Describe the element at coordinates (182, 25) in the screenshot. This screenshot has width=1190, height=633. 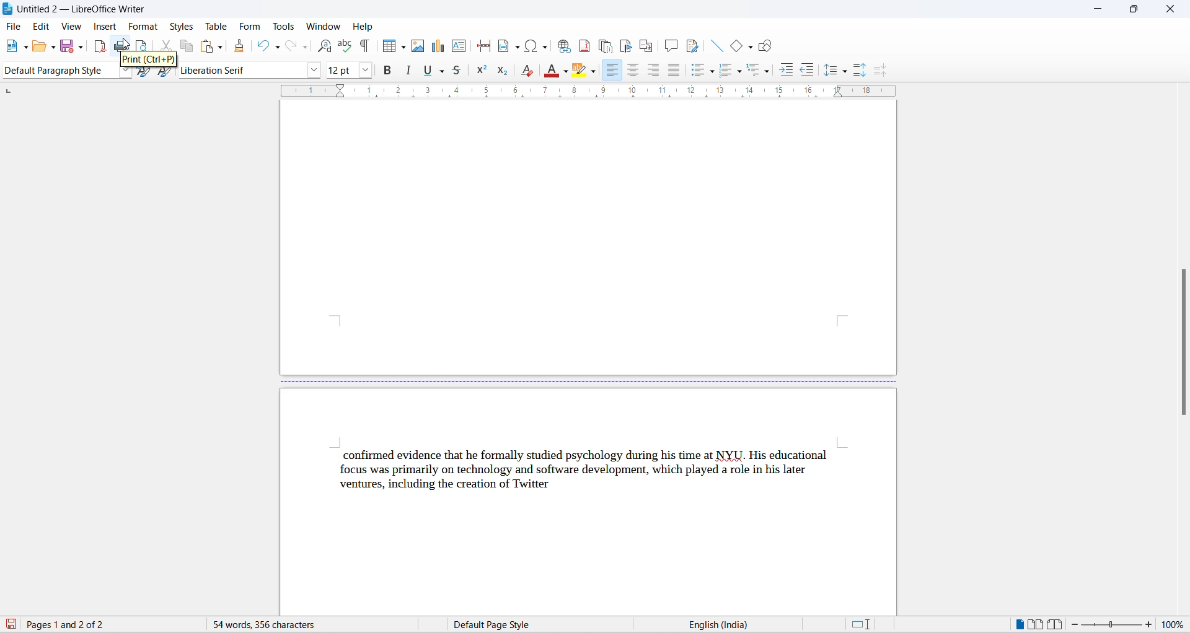
I see `styles` at that location.